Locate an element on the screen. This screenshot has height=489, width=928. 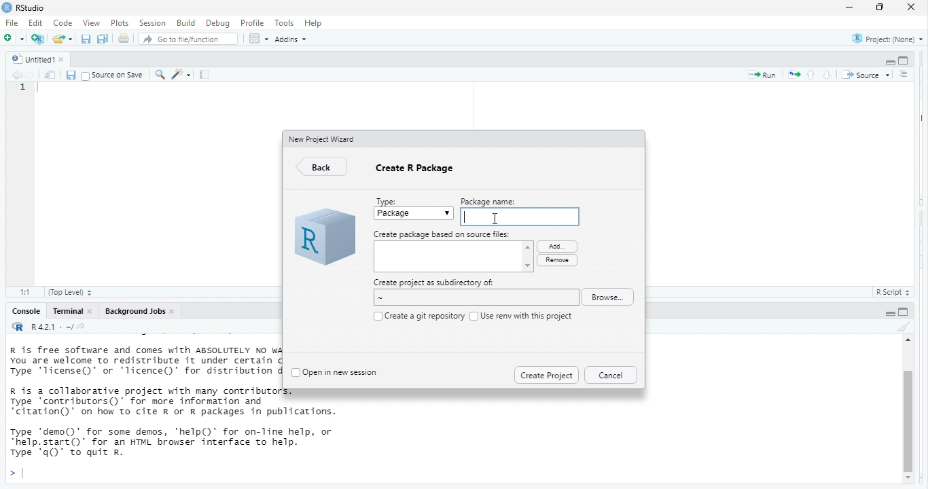
save current document is located at coordinates (86, 39).